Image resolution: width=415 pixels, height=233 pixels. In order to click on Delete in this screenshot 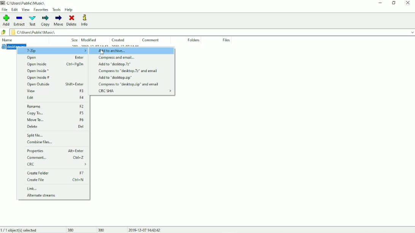, I will do `click(72, 20)`.